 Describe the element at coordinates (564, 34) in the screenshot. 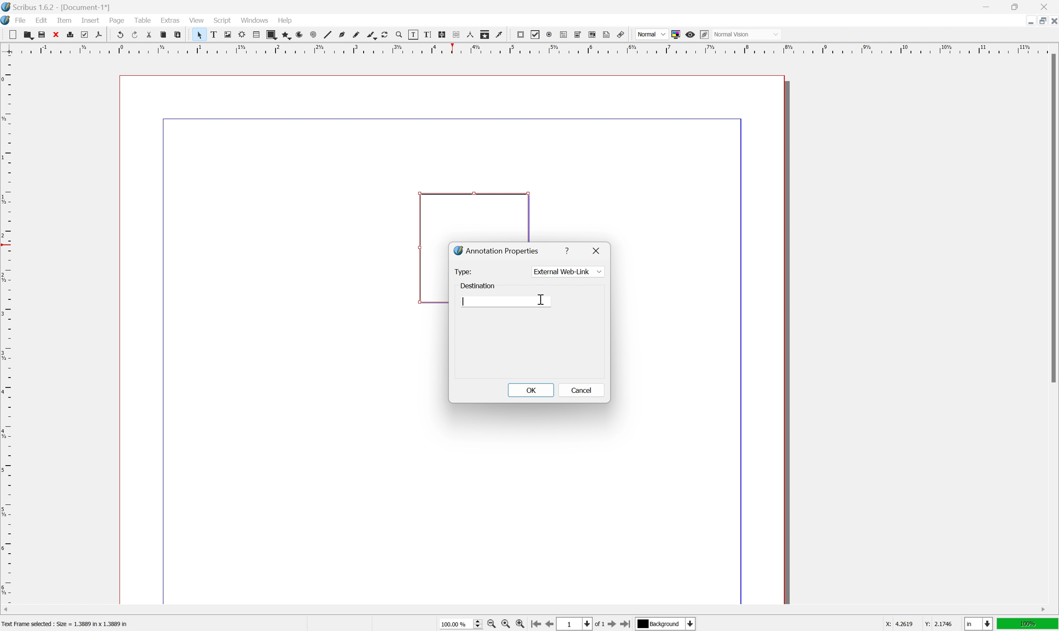

I see `pdf text field` at that location.